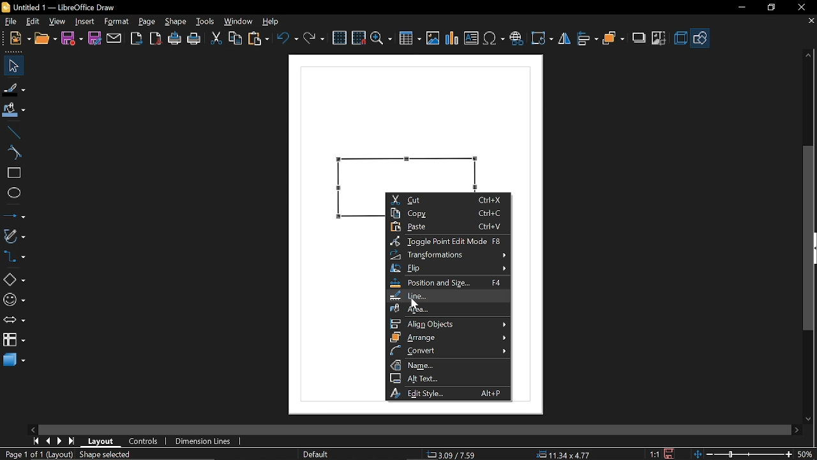 The image size is (817, 460). What do you see at coordinates (806, 454) in the screenshot?
I see `current zoom (50%)` at bounding box center [806, 454].